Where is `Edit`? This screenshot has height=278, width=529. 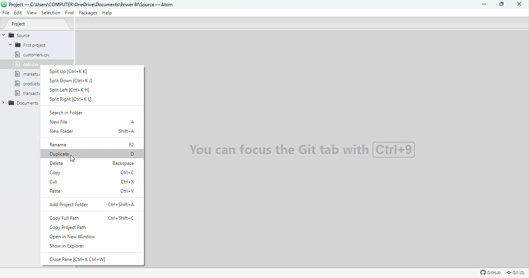 Edit is located at coordinates (18, 13).